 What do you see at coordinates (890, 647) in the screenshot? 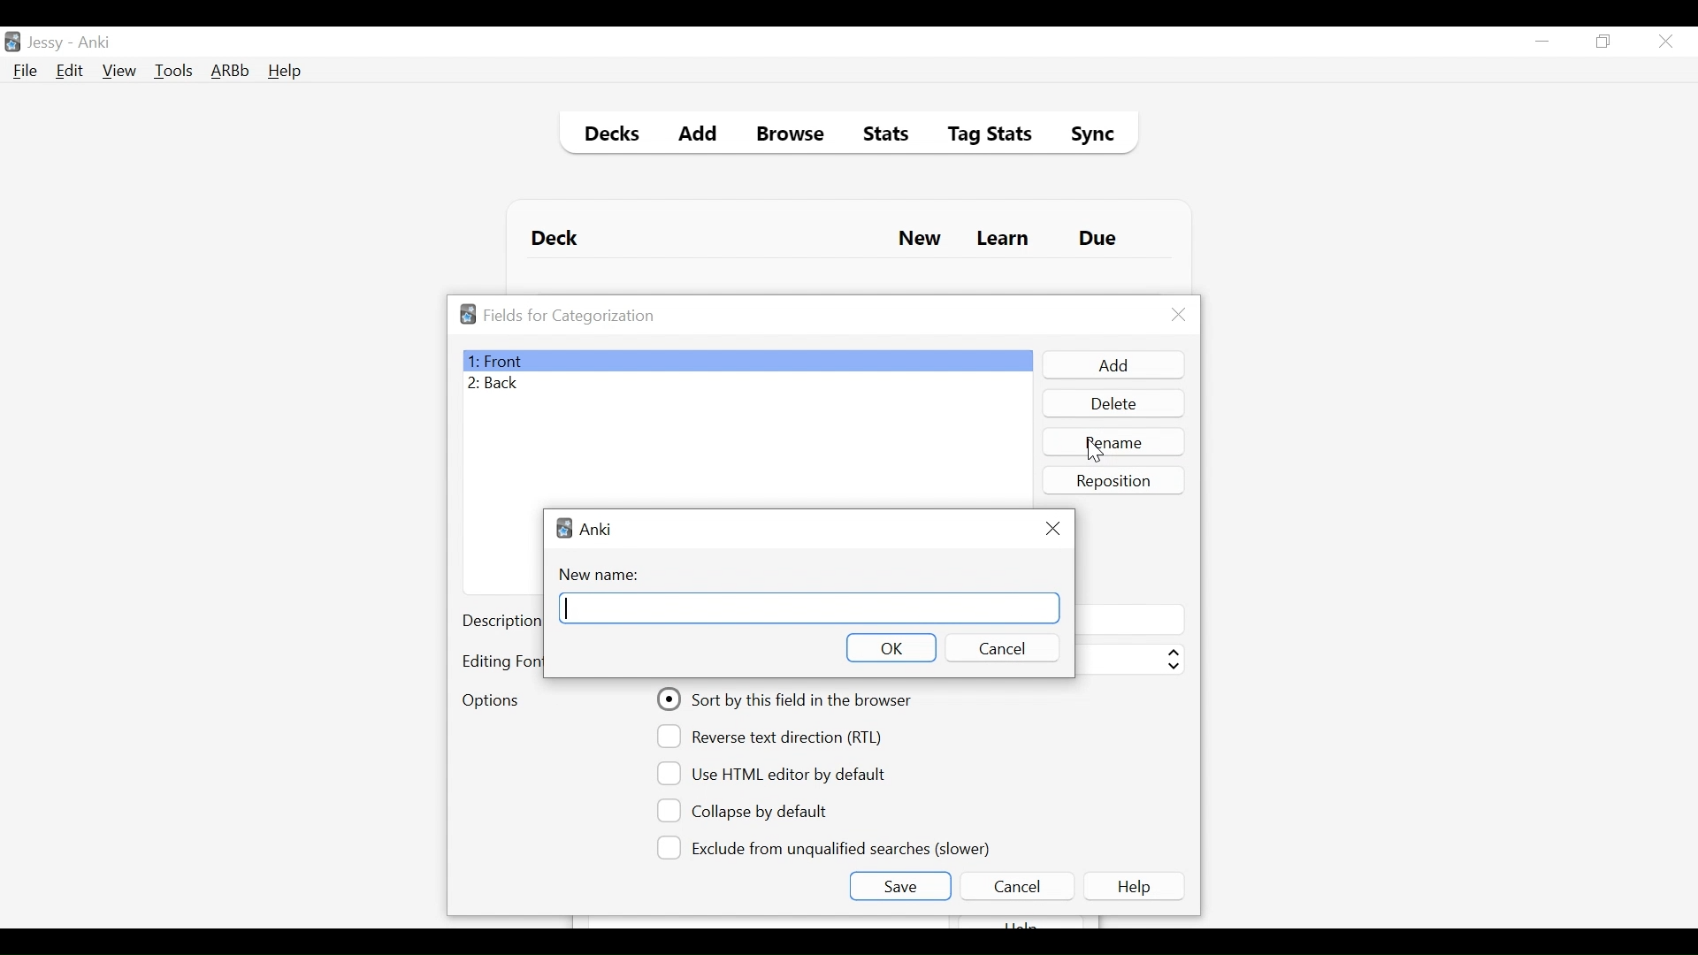
I see `OK` at bounding box center [890, 647].